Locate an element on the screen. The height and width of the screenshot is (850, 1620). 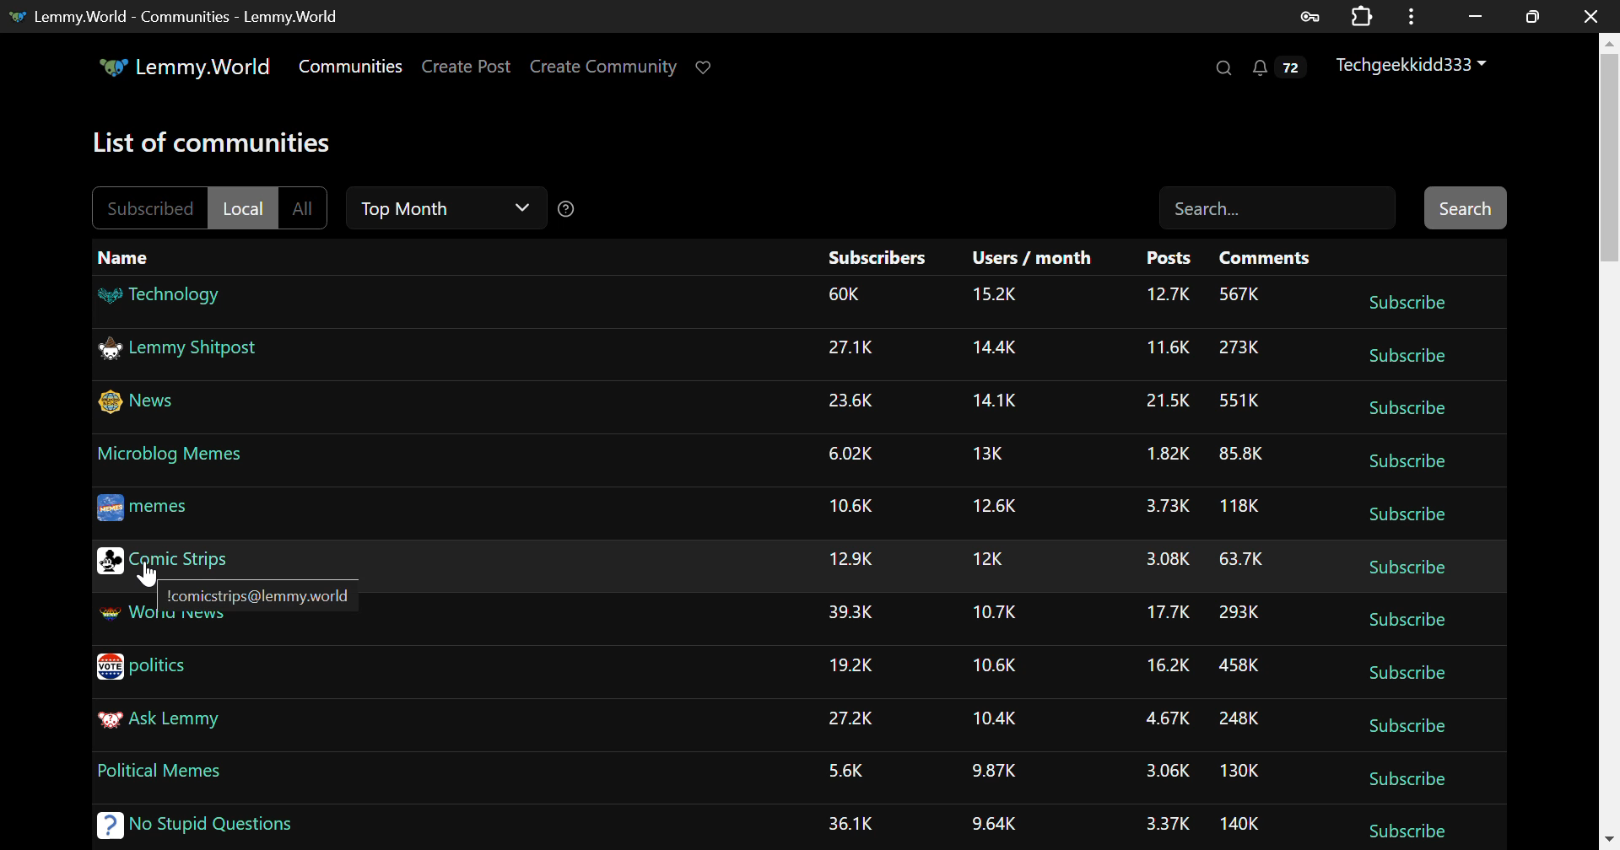
Subscribe is located at coordinates (1412, 567).